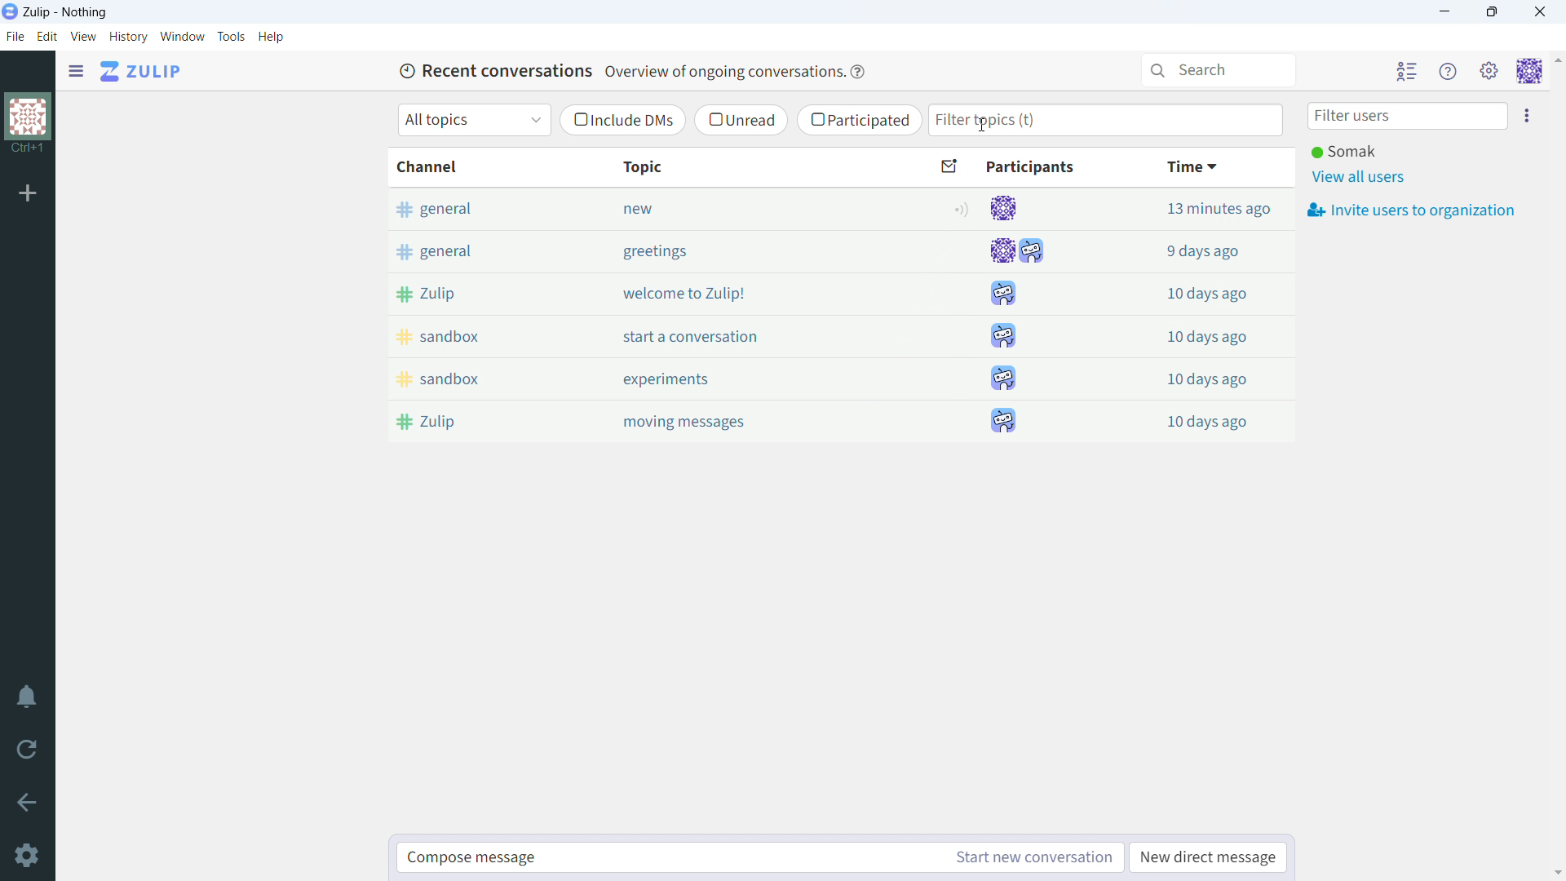 The width and height of the screenshot is (1566, 881). What do you see at coordinates (1493, 11) in the screenshot?
I see `maximize` at bounding box center [1493, 11].